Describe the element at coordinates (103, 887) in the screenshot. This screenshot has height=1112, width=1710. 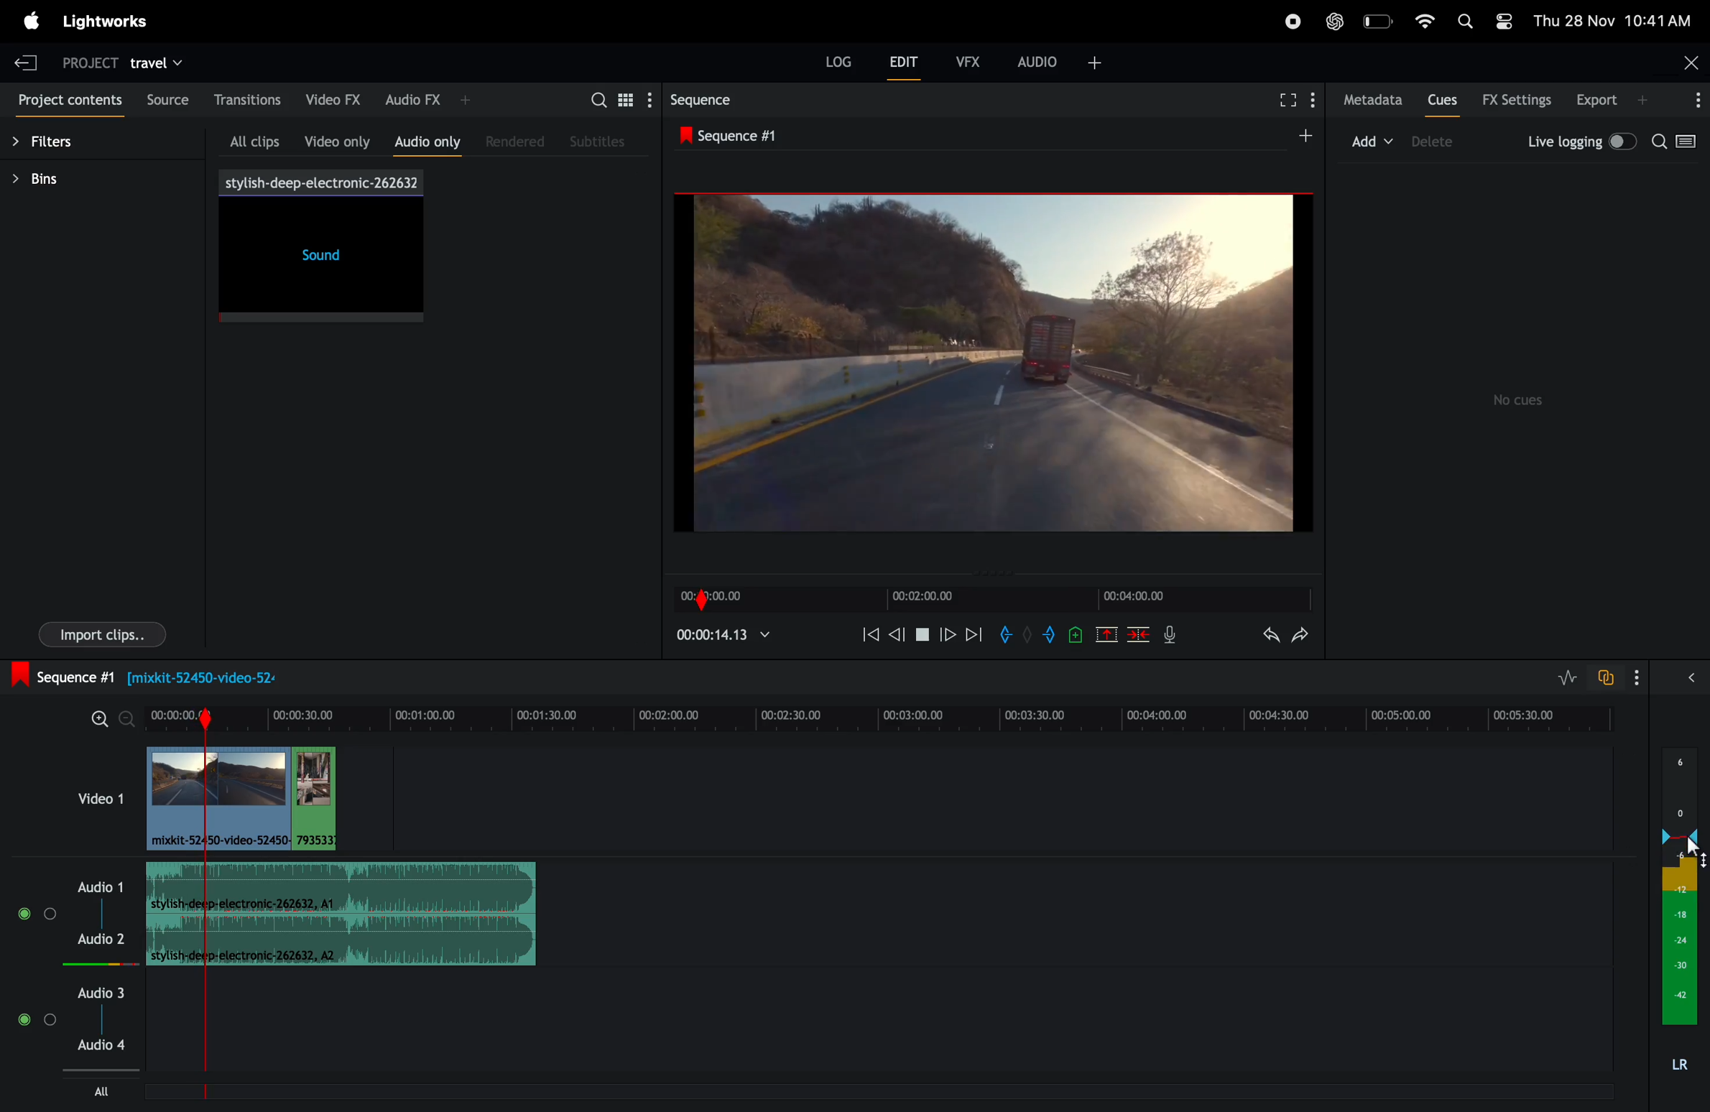
I see `audio 1` at that location.